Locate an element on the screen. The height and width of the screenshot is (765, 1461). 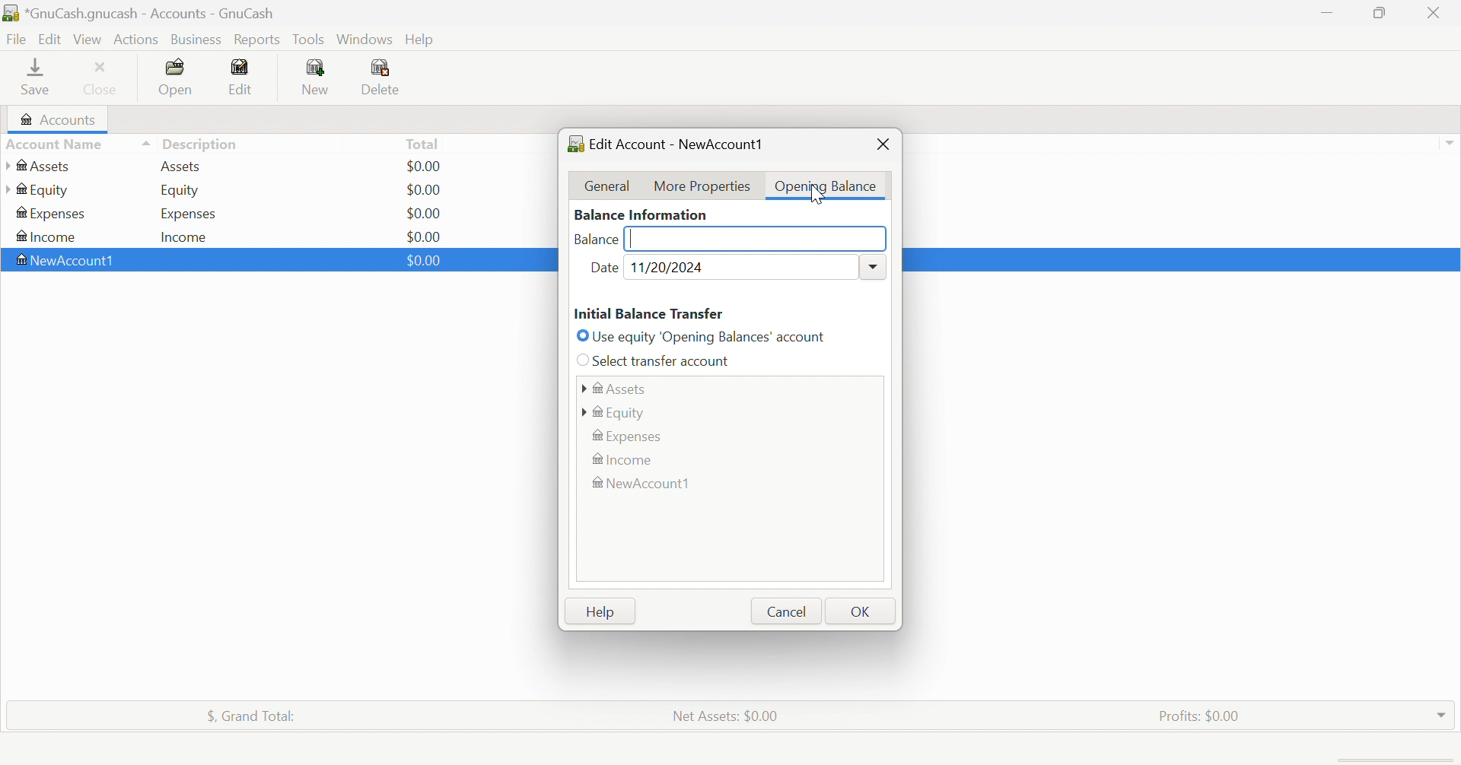
Income is located at coordinates (189, 236).